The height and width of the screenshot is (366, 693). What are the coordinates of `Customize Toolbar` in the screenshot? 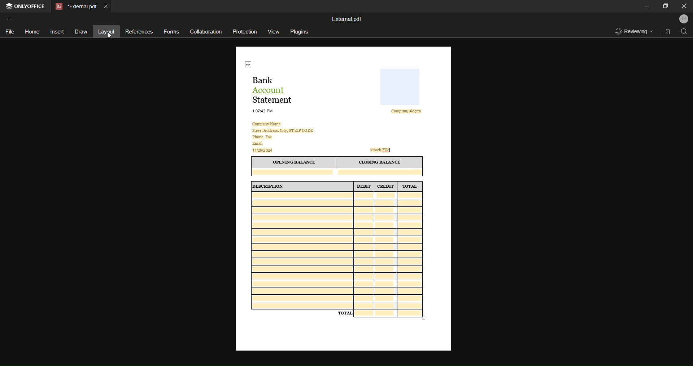 It's located at (9, 19).